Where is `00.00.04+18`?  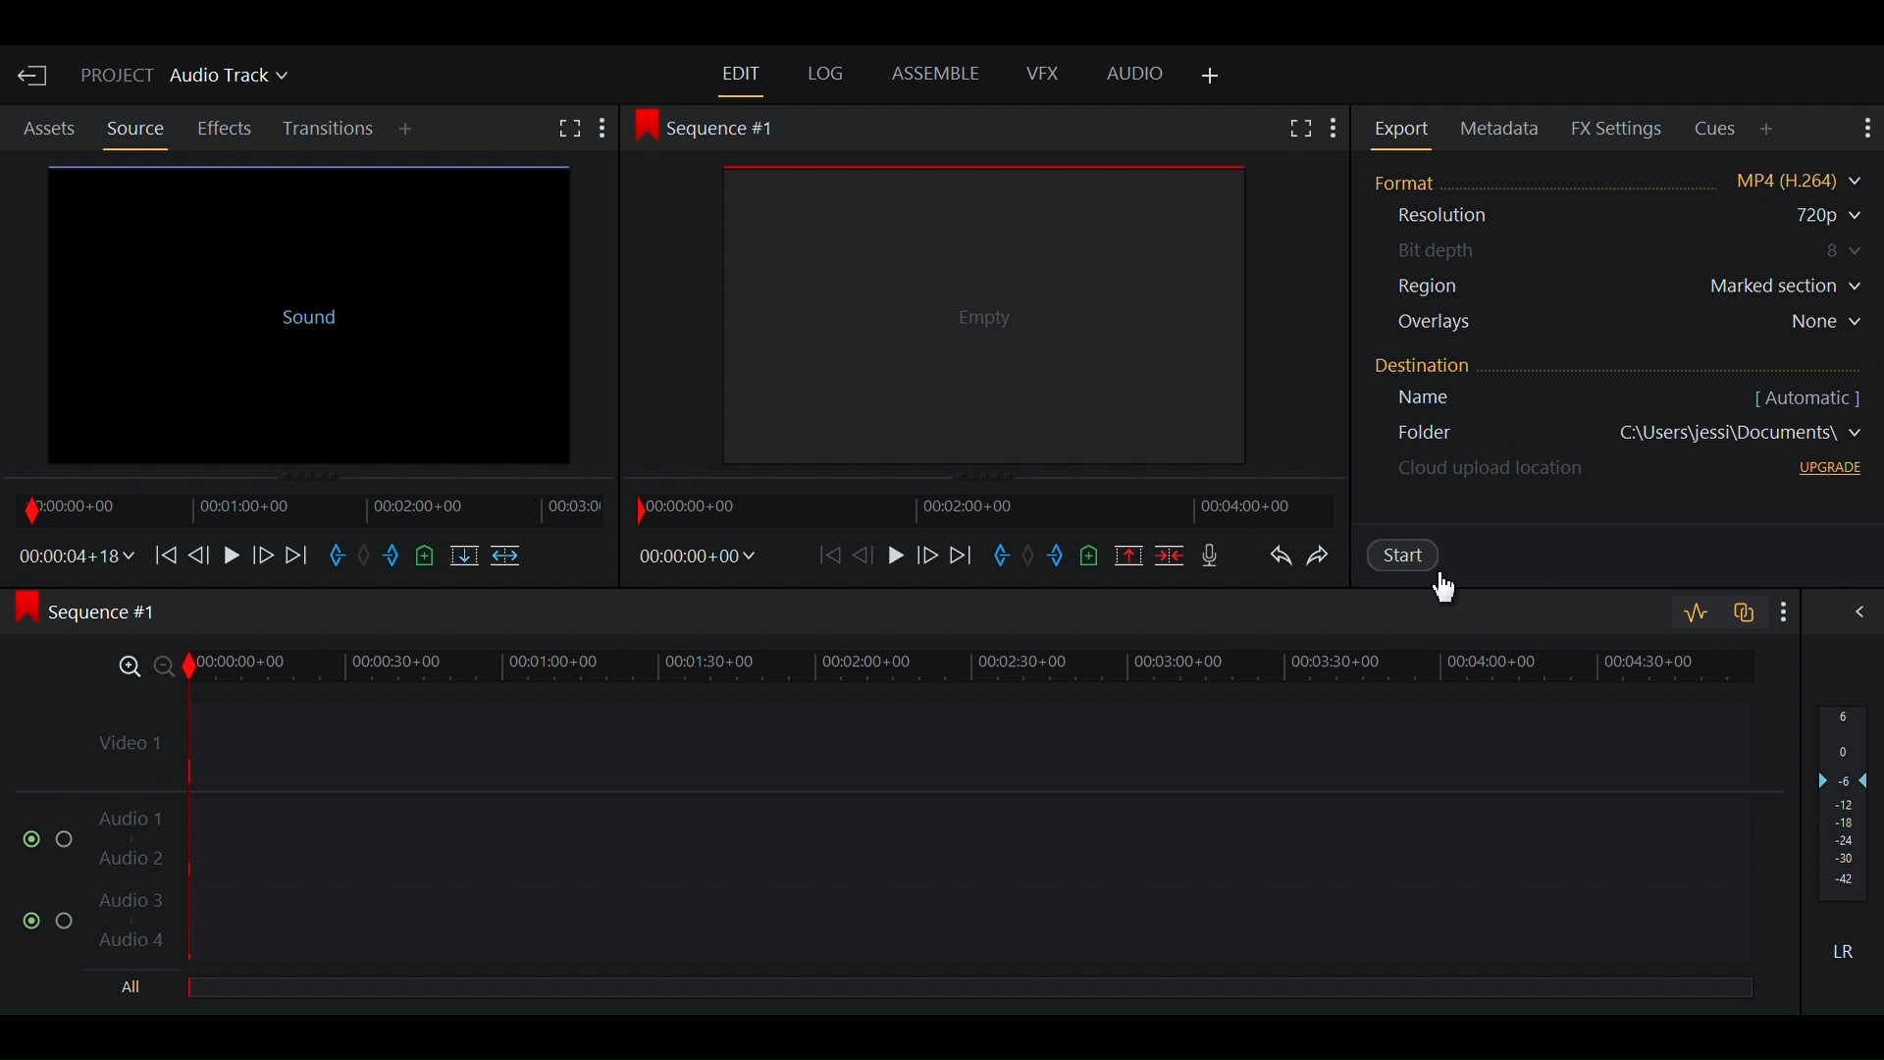 00.00.04+18 is located at coordinates (72, 556).